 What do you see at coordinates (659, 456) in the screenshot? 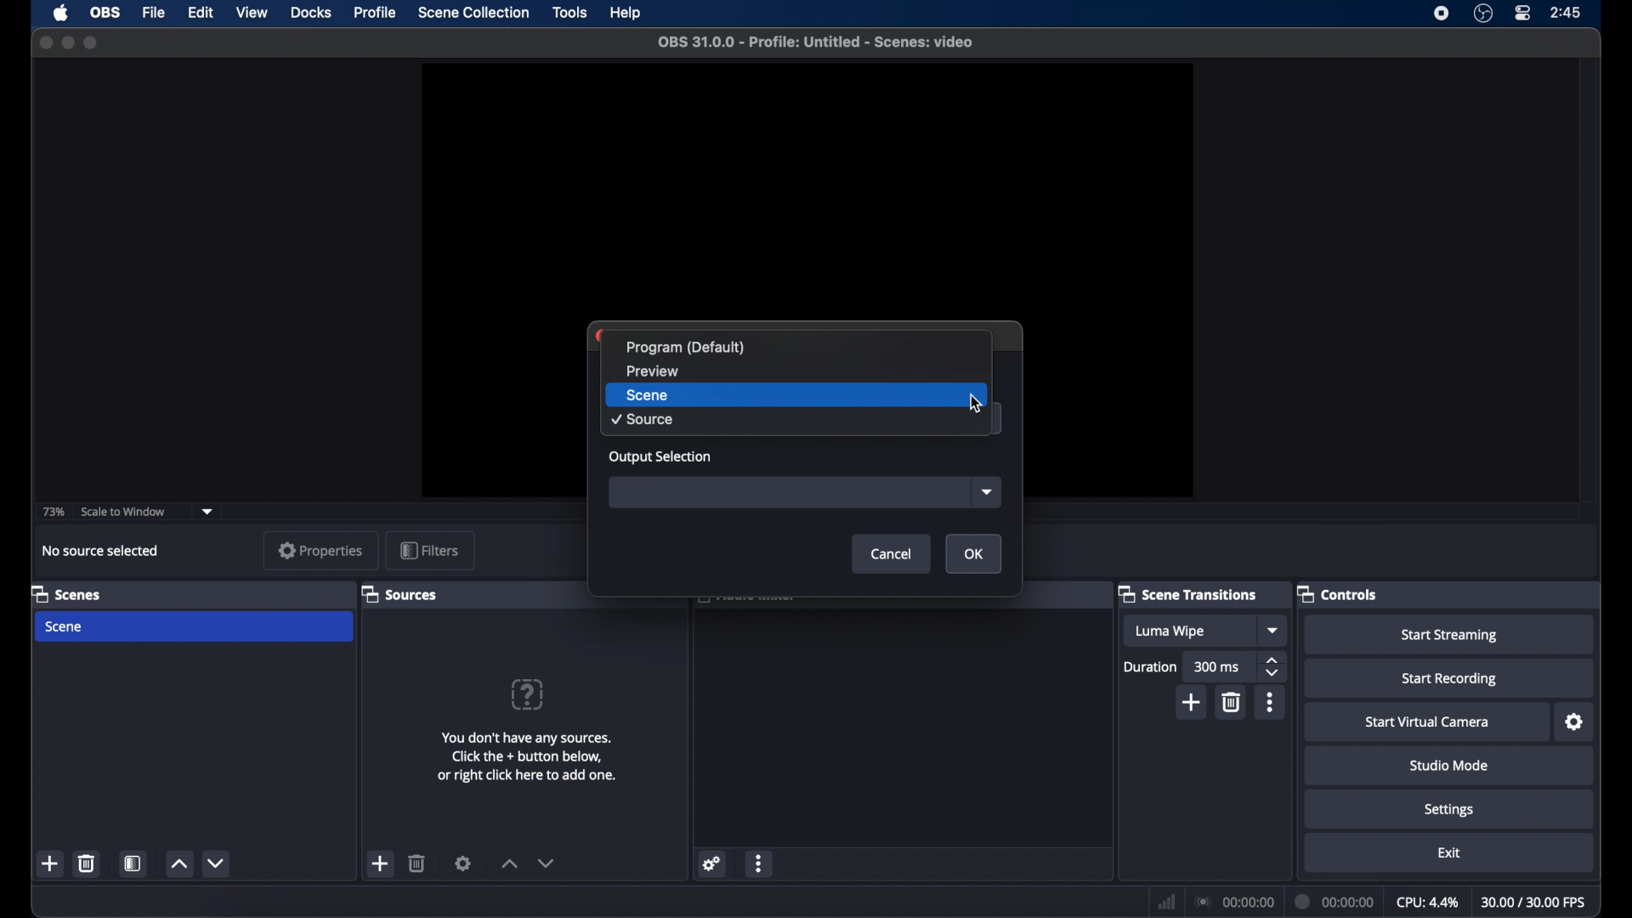
I see `output selection` at bounding box center [659, 456].